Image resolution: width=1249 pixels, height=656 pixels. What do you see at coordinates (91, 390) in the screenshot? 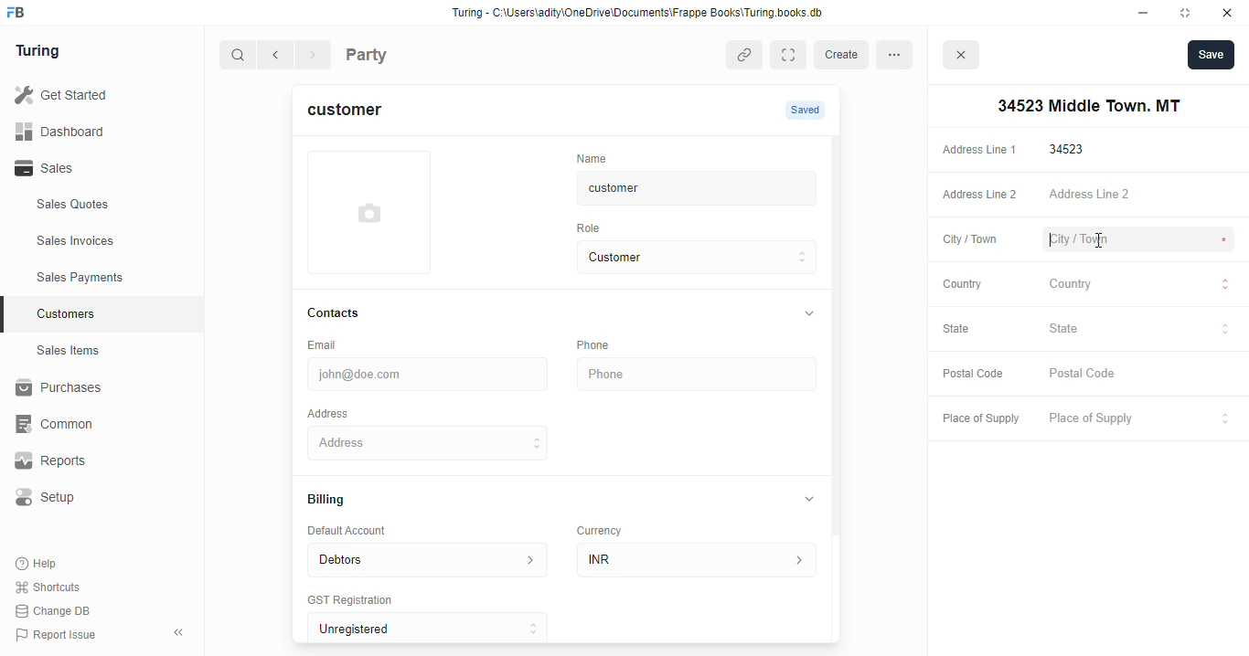
I see `Purchases` at bounding box center [91, 390].